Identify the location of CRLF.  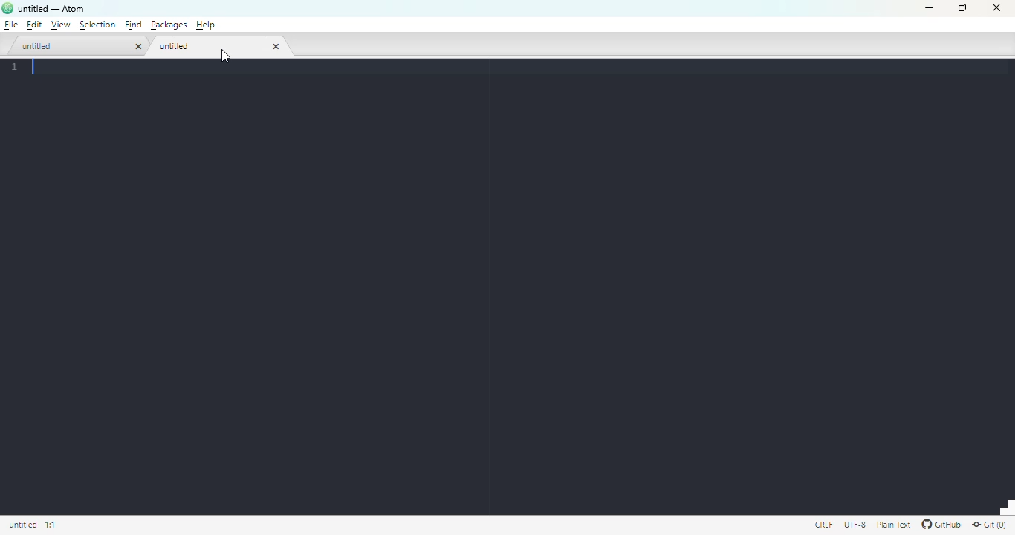
(823, 524).